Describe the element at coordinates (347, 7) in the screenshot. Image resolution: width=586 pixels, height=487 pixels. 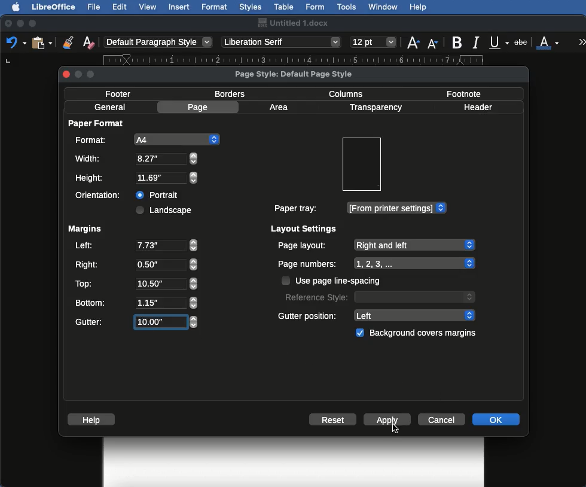
I see `Tools` at that location.